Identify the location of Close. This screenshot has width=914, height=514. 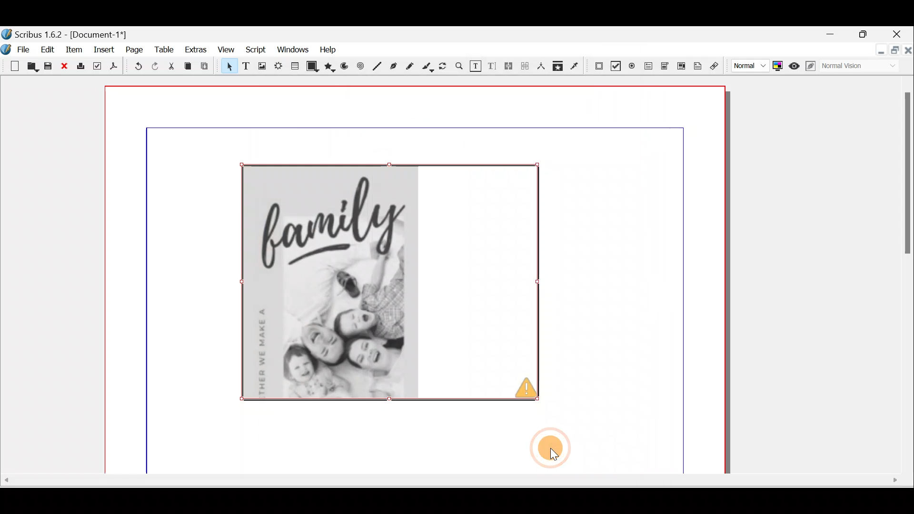
(900, 34).